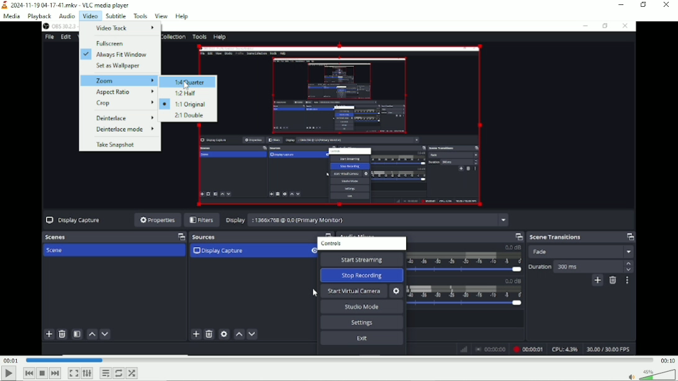  What do you see at coordinates (90, 16) in the screenshot?
I see `Video` at bounding box center [90, 16].